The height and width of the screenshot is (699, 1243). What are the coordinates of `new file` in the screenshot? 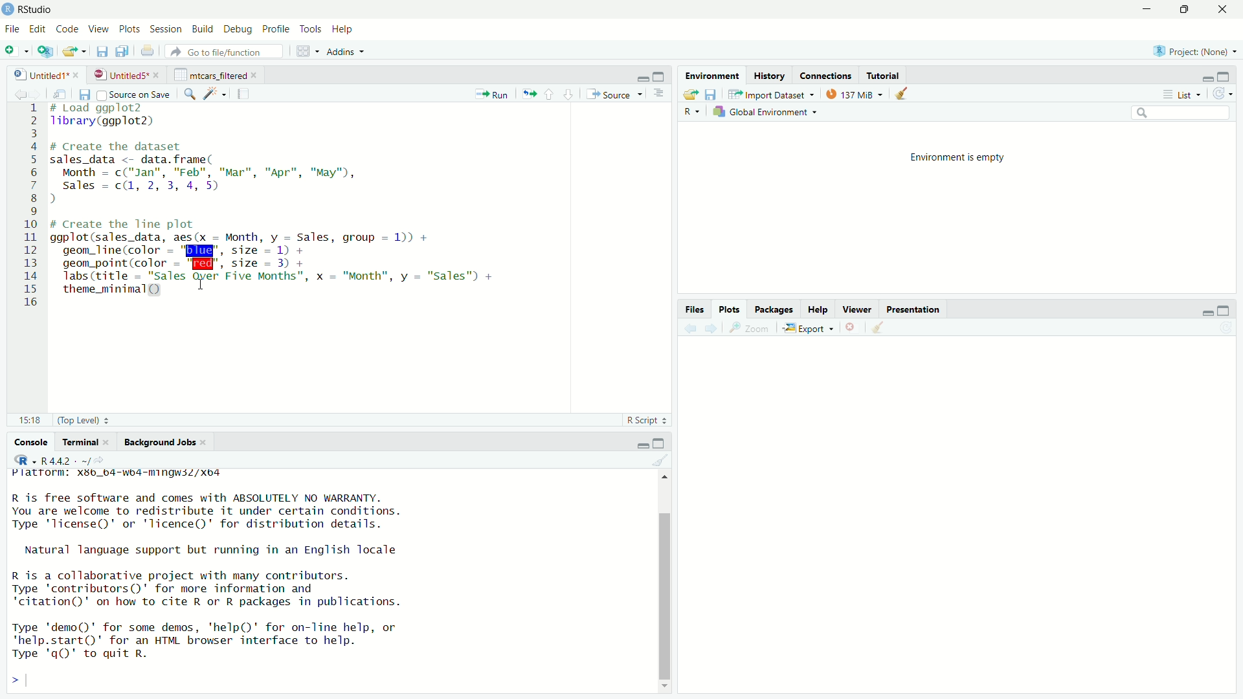 It's located at (14, 51).